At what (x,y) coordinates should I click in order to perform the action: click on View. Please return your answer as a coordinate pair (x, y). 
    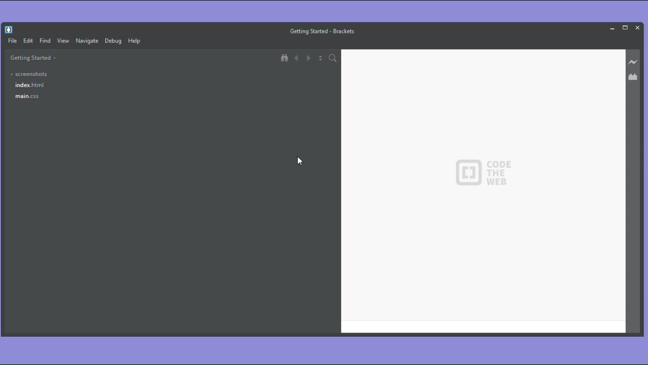
    Looking at the image, I should click on (63, 41).